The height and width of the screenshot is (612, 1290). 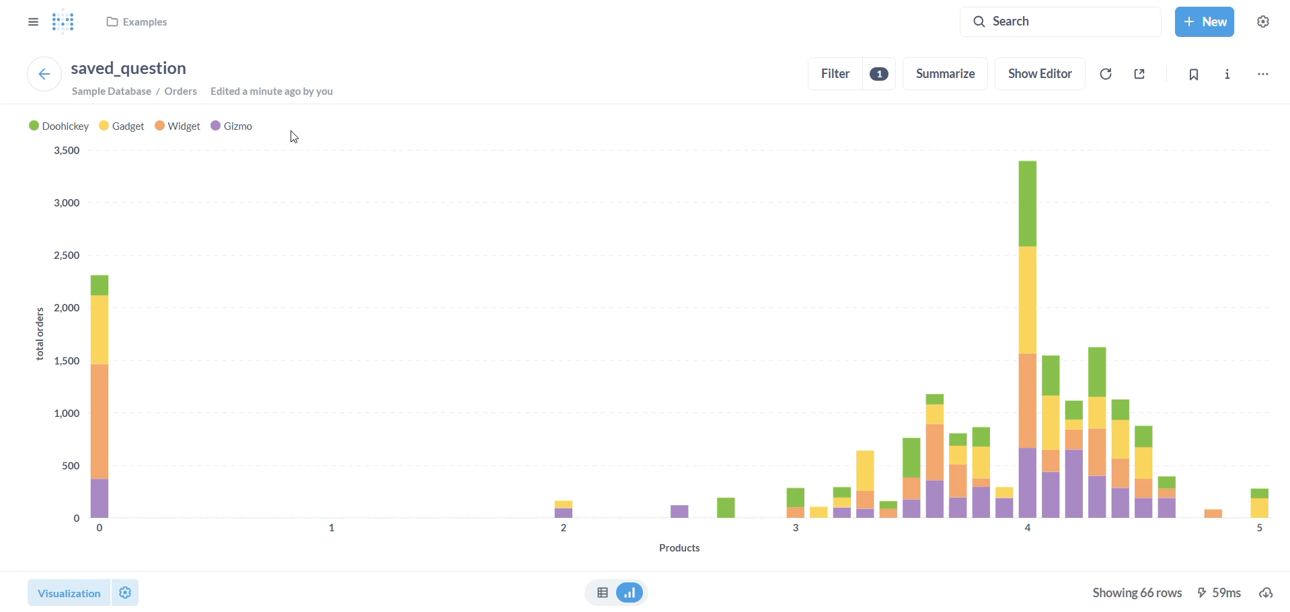 I want to click on table, so click(x=597, y=594).